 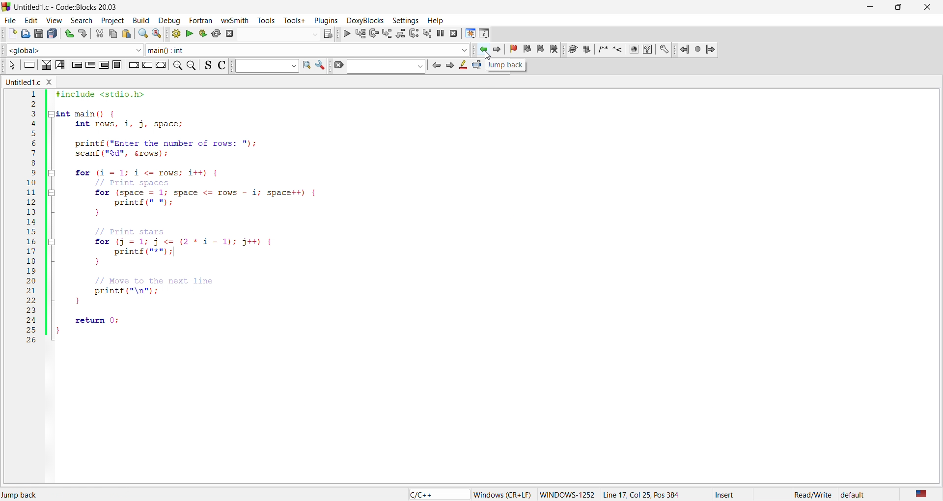 What do you see at coordinates (81, 19) in the screenshot?
I see `search` at bounding box center [81, 19].